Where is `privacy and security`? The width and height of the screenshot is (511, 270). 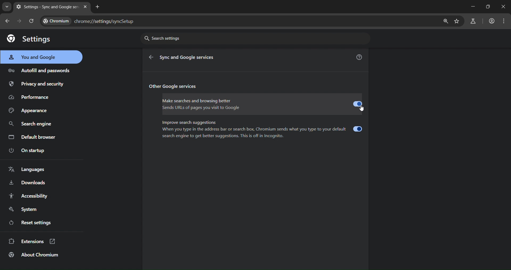 privacy and security is located at coordinates (42, 84).